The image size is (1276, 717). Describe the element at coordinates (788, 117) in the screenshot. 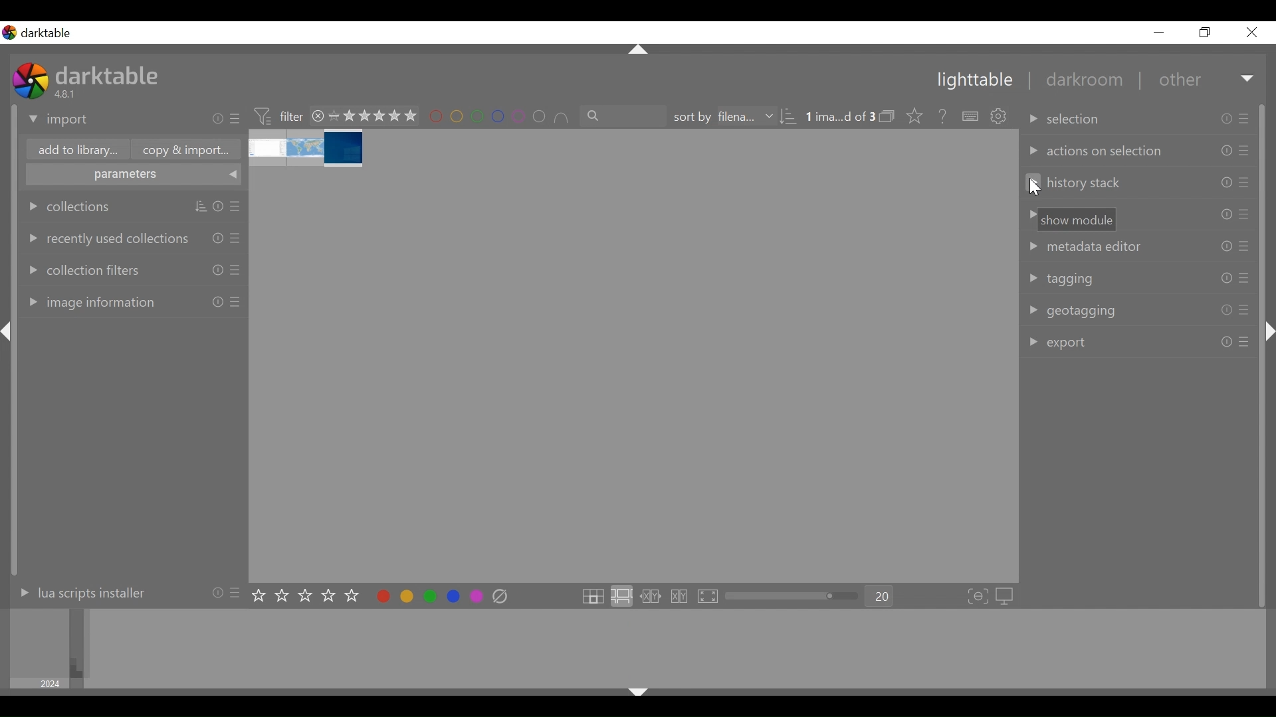

I see `sorting` at that location.